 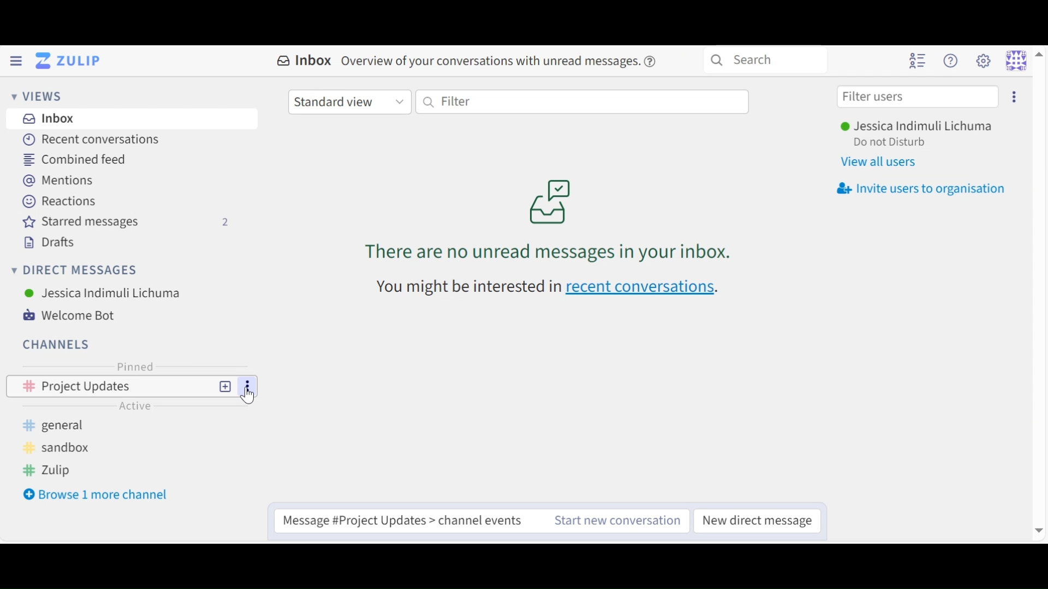 I want to click on Views, so click(x=35, y=97).